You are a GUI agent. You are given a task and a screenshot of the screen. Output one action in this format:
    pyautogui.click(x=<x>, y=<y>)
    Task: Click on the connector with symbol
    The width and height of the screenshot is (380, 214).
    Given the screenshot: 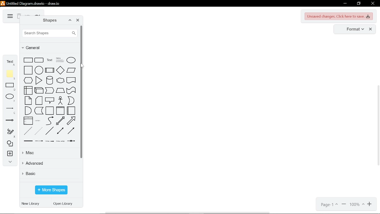 What is the action you would take?
    pyautogui.click(x=71, y=141)
    